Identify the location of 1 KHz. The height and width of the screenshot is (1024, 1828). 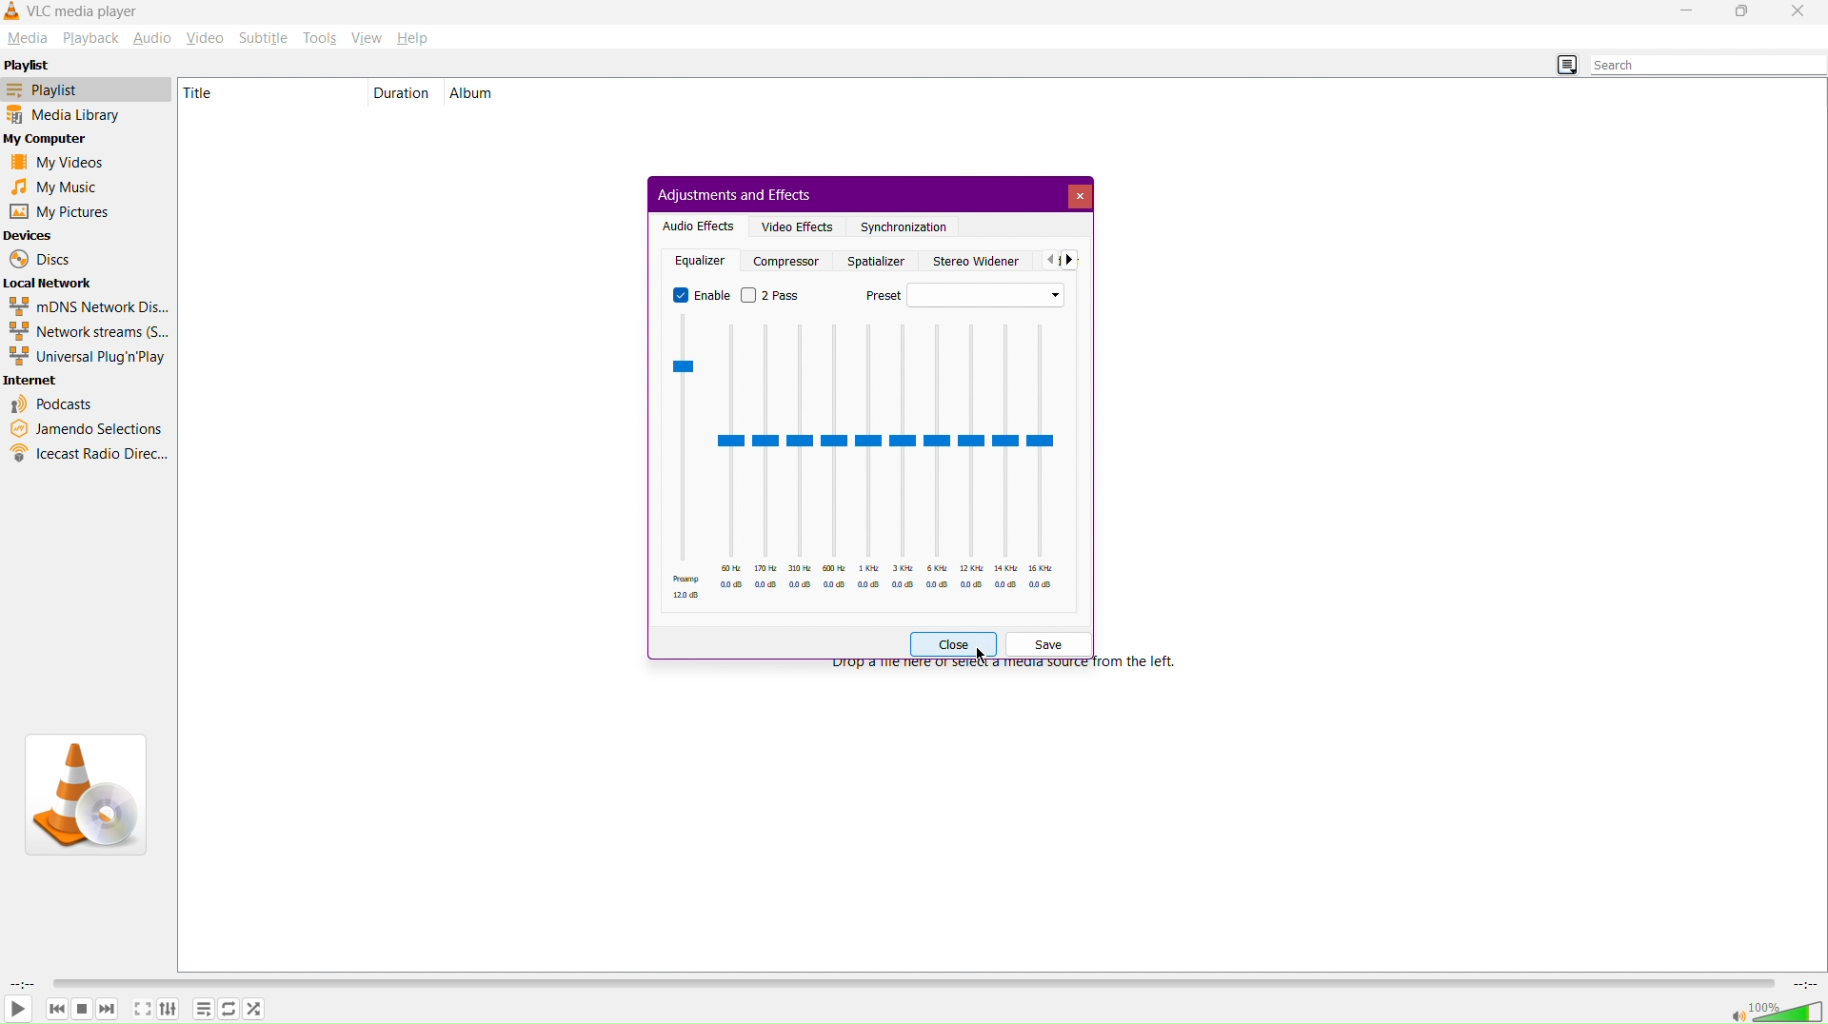
(867, 457).